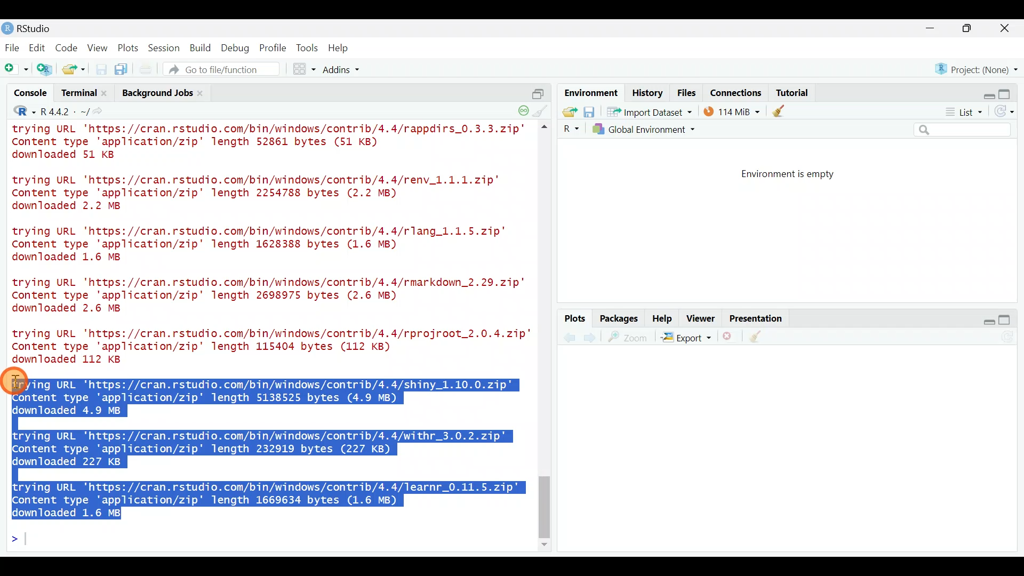 The width and height of the screenshot is (1024, 576). Describe the element at coordinates (1008, 113) in the screenshot. I see `Refresh list of objects in the environment` at that location.